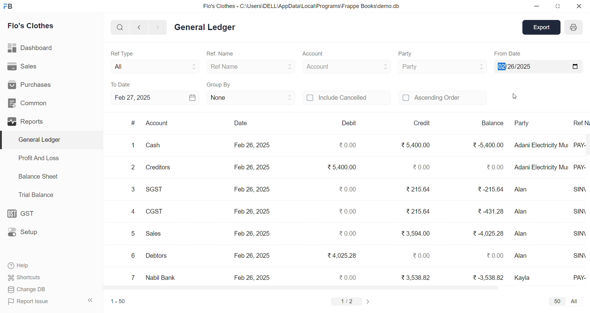 This screenshot has height=313, width=590. I want to click on ₹5,400.00, so click(343, 168).